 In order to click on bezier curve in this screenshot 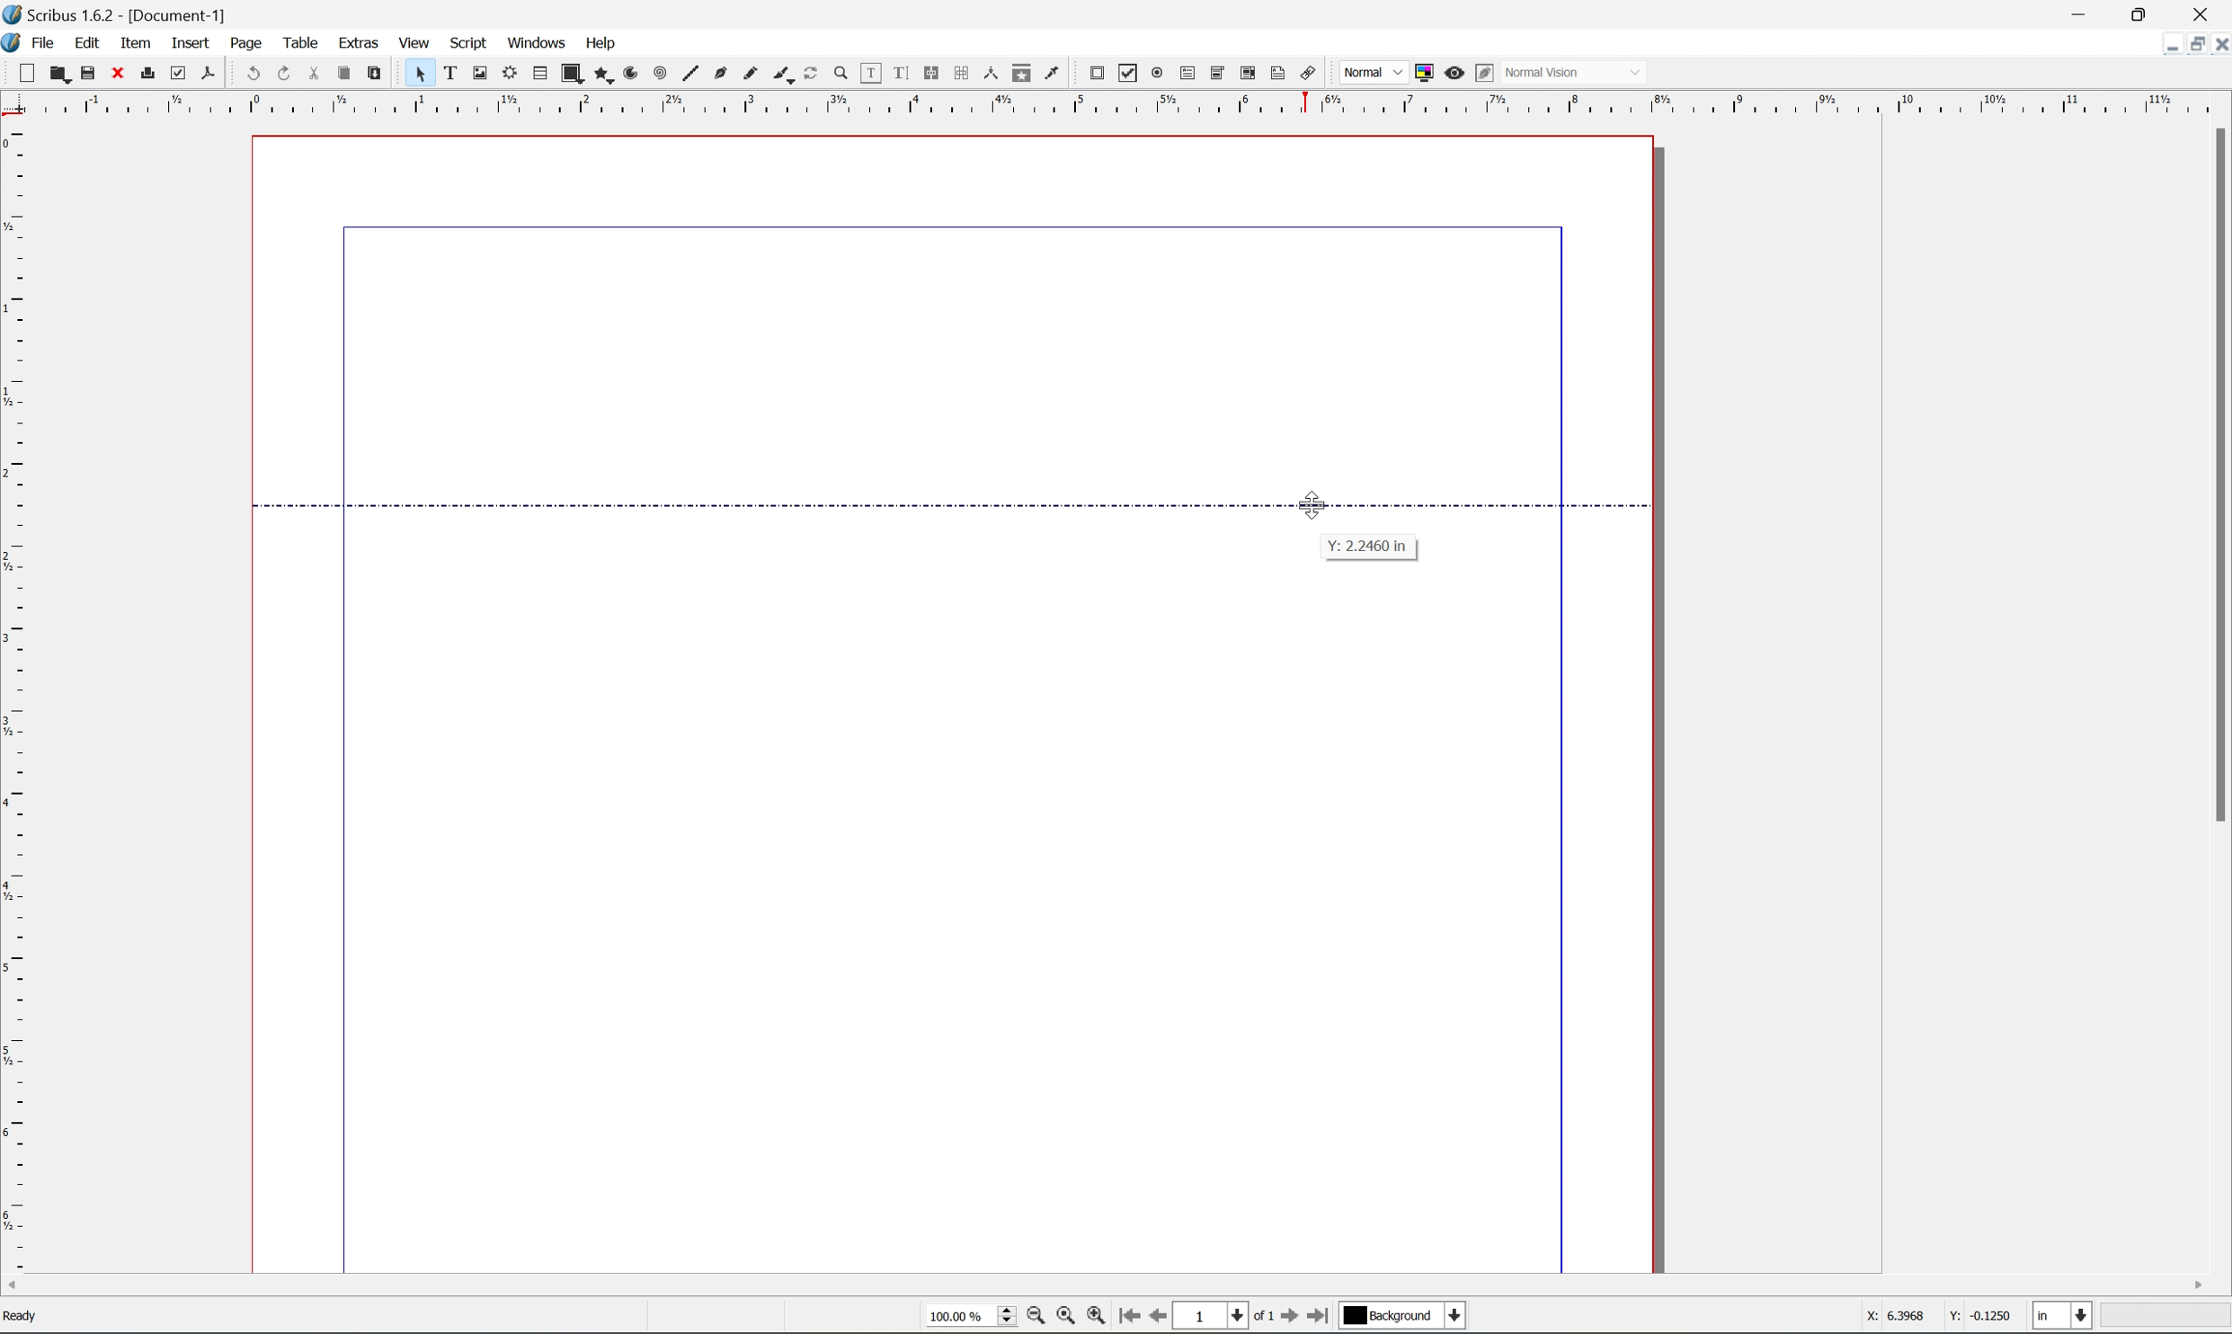, I will do `click(722, 76)`.